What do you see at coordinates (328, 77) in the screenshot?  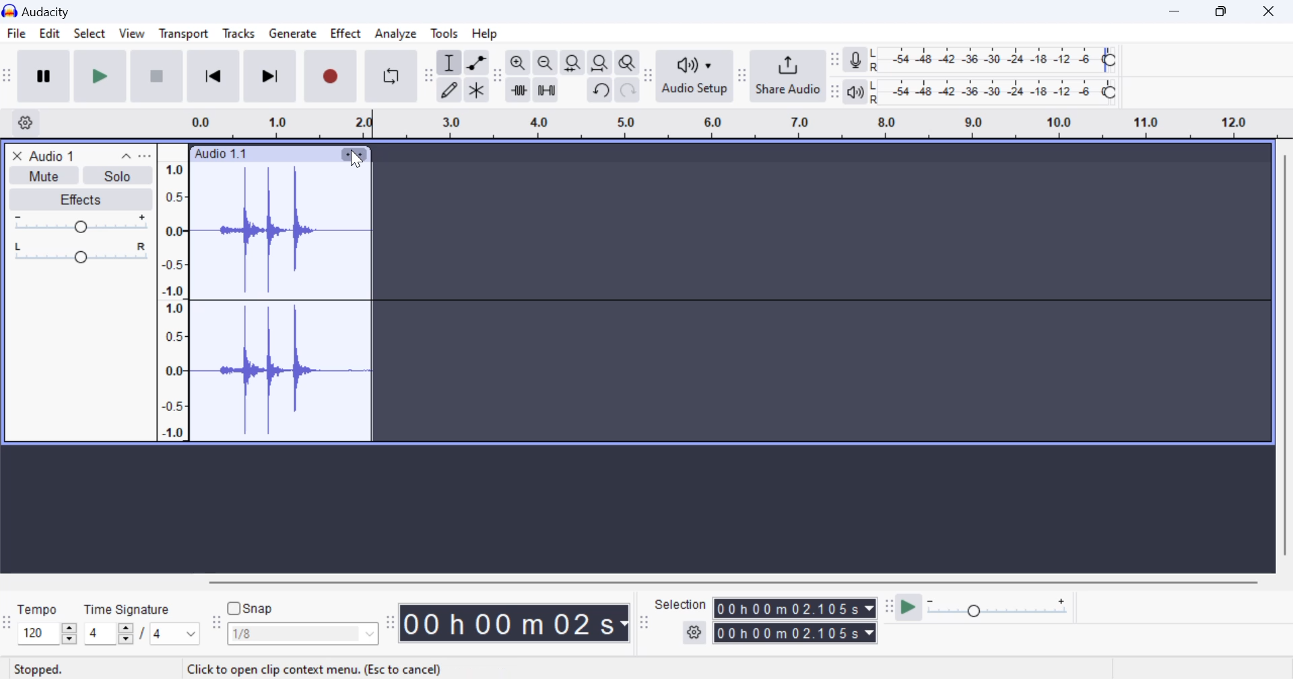 I see `Record` at bounding box center [328, 77].